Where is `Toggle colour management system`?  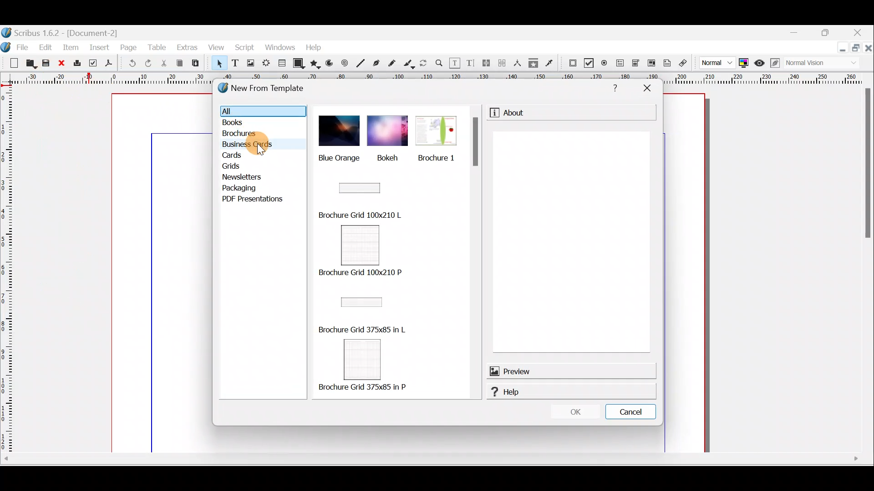 Toggle colour management system is located at coordinates (744, 62).